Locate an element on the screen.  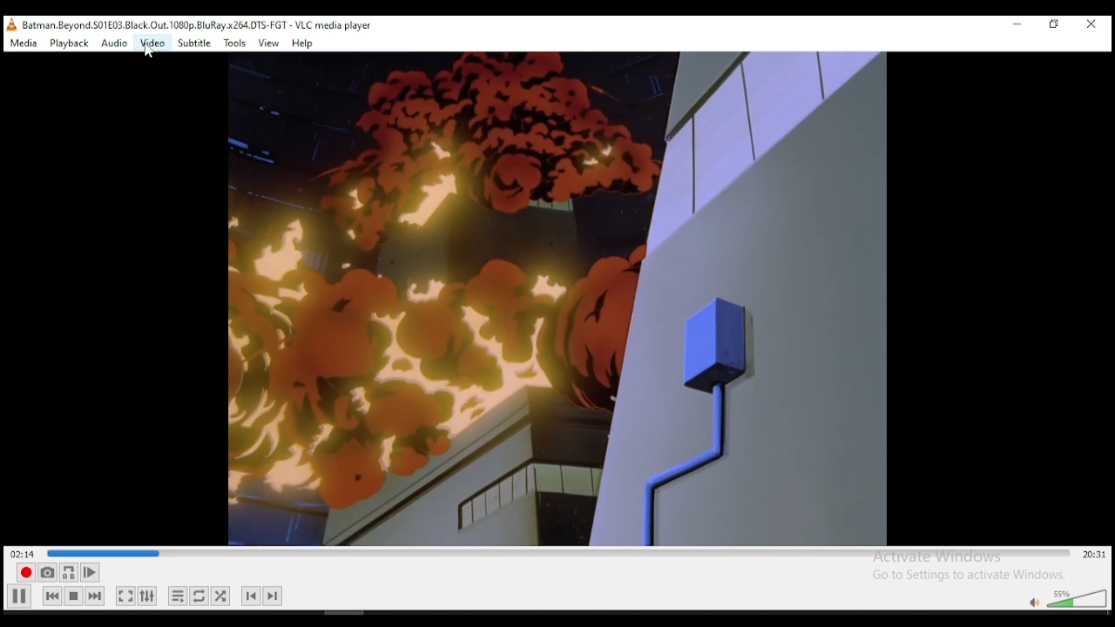
playback is located at coordinates (70, 44).